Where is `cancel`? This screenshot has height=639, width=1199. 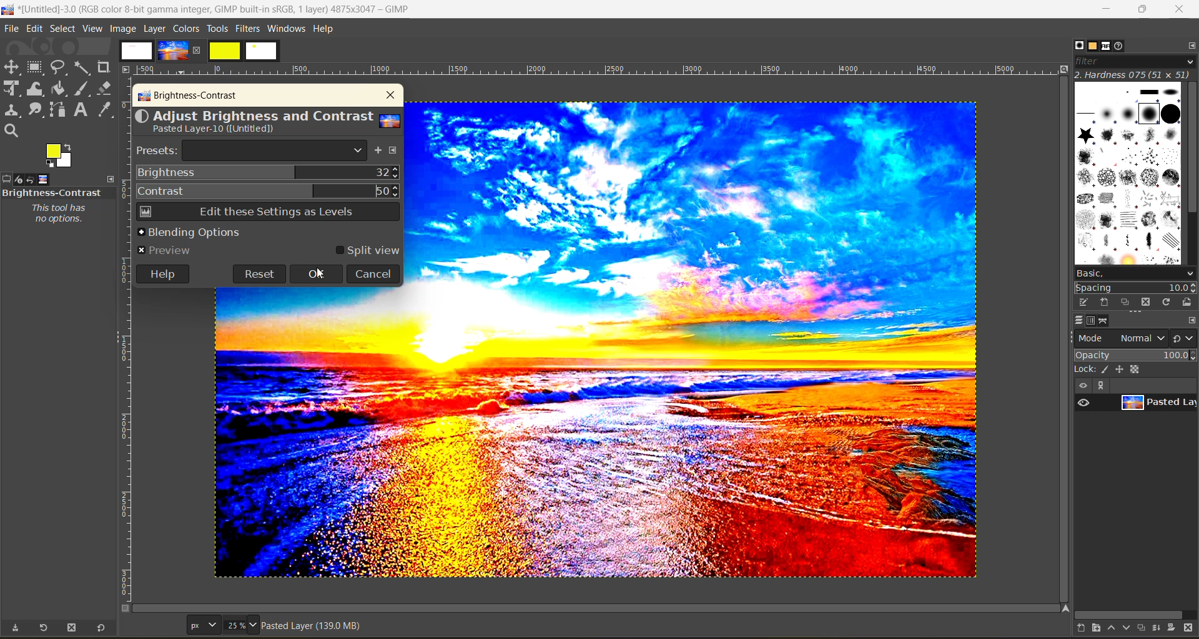
cancel is located at coordinates (373, 273).